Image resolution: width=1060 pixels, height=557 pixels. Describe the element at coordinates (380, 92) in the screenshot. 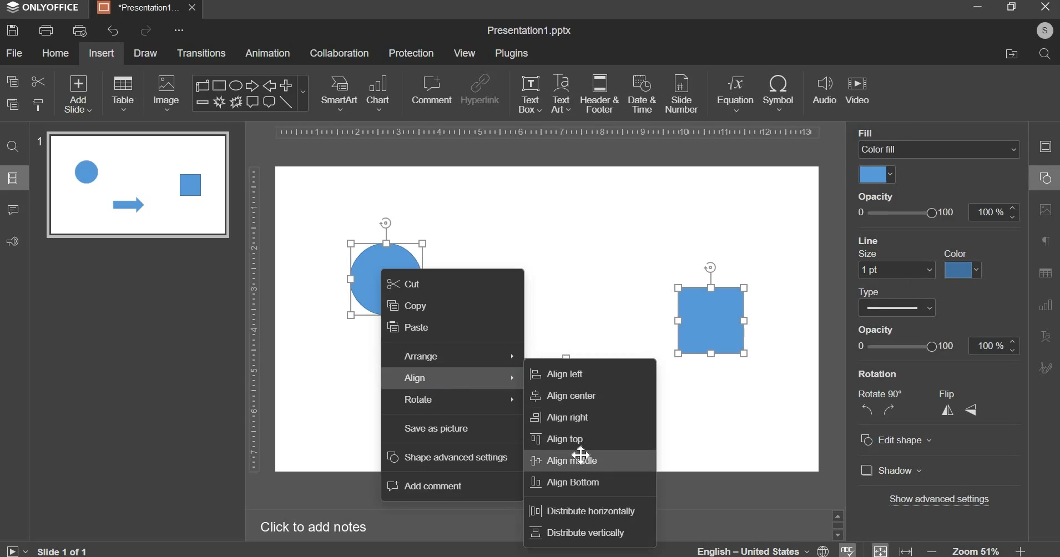

I see `chart` at that location.